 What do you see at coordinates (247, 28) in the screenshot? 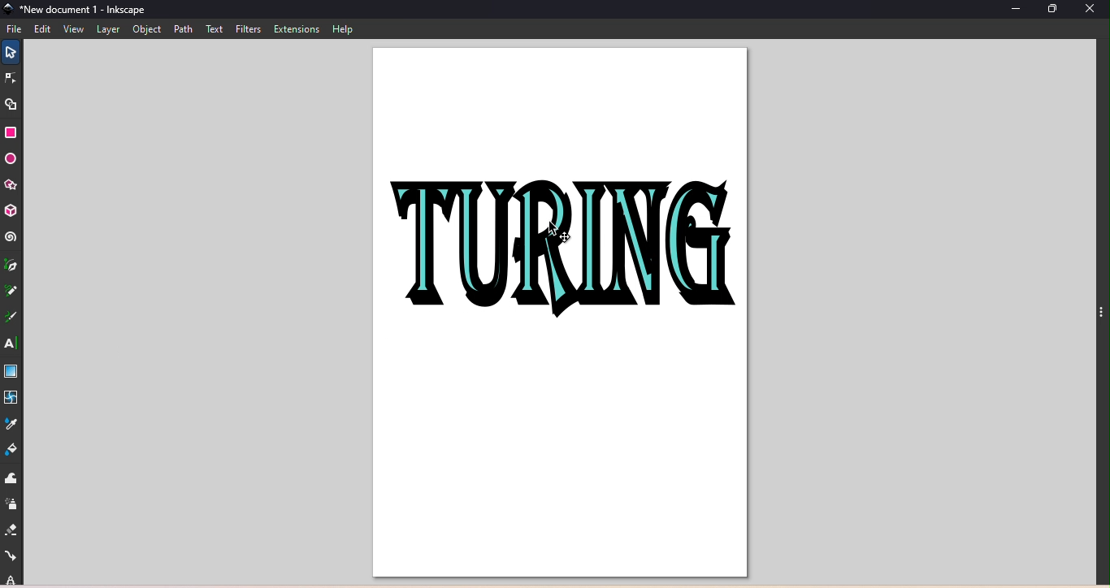
I see `Filters` at bounding box center [247, 28].